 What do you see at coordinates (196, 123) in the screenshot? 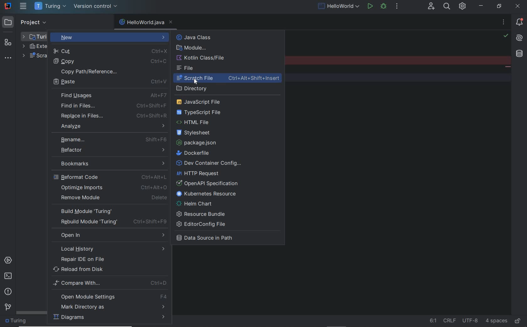
I see `HTML File` at bounding box center [196, 123].